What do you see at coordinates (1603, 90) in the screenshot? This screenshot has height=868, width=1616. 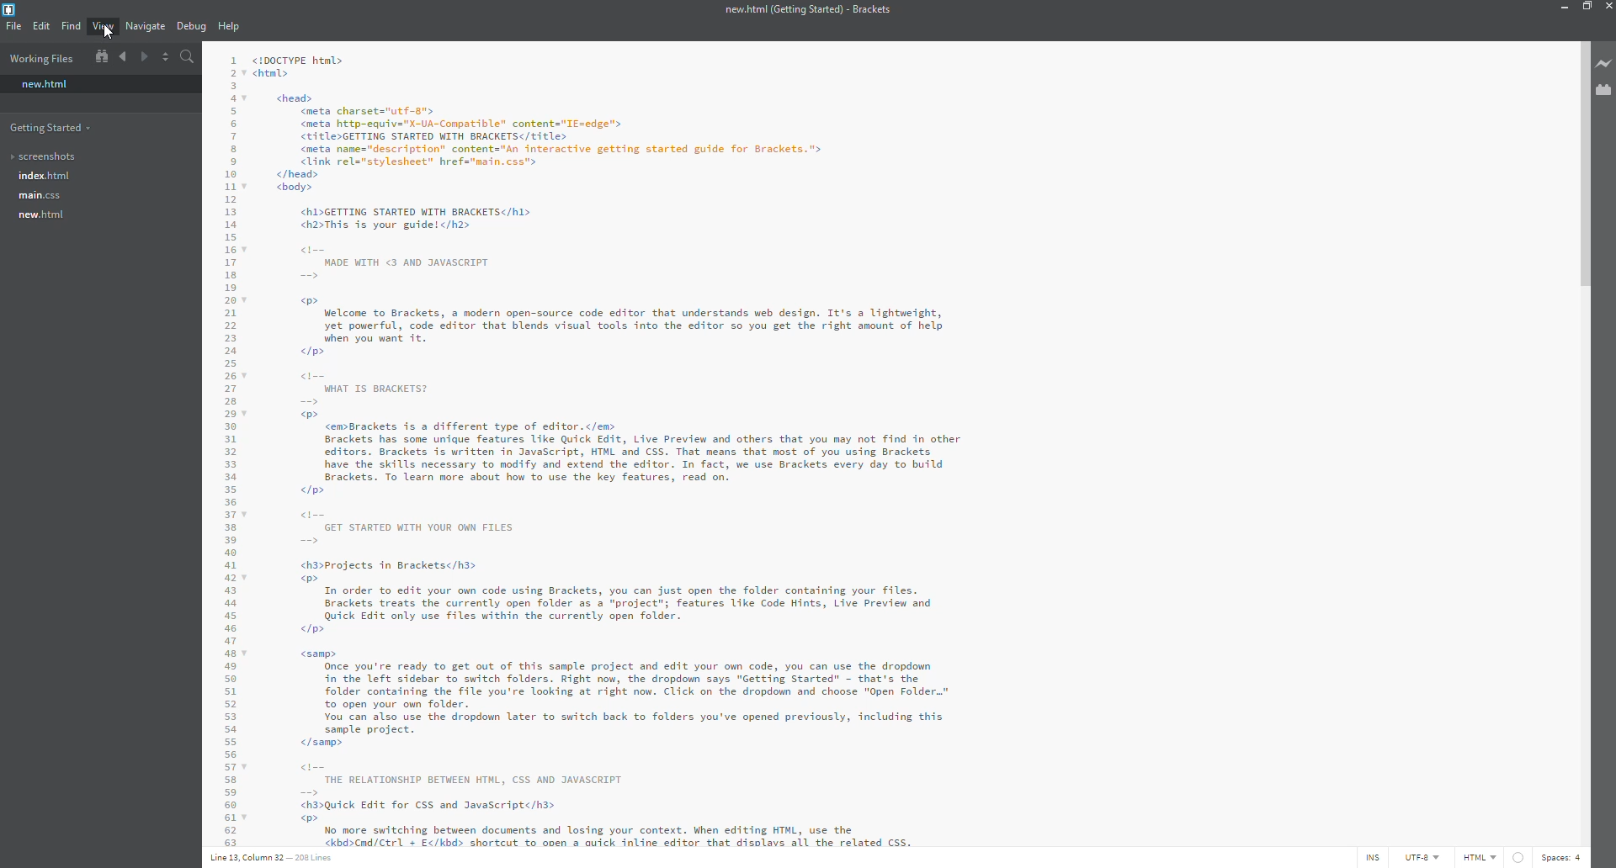 I see `extension manager` at bounding box center [1603, 90].